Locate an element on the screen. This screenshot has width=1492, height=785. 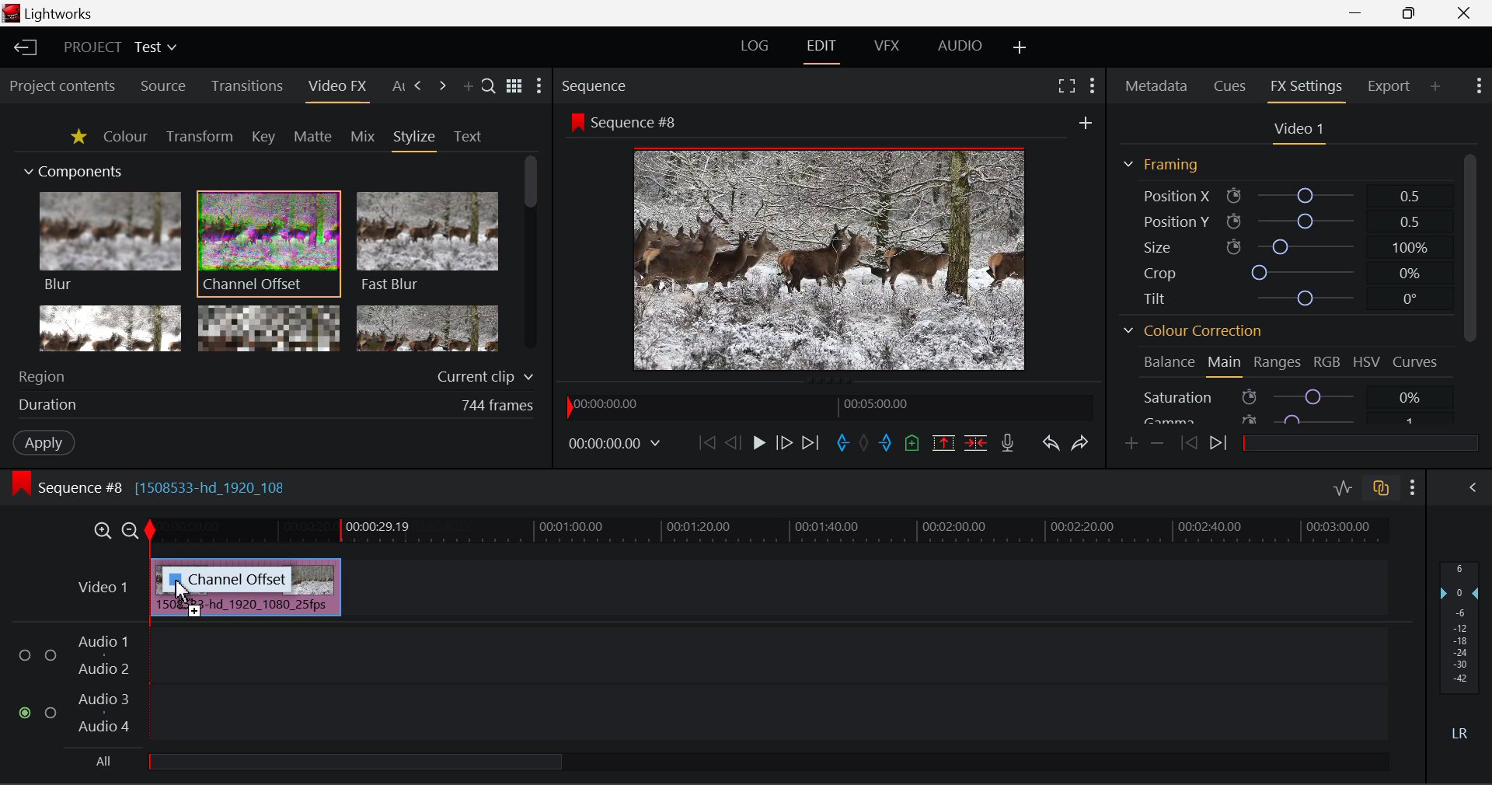
Add Panel is located at coordinates (468, 88).